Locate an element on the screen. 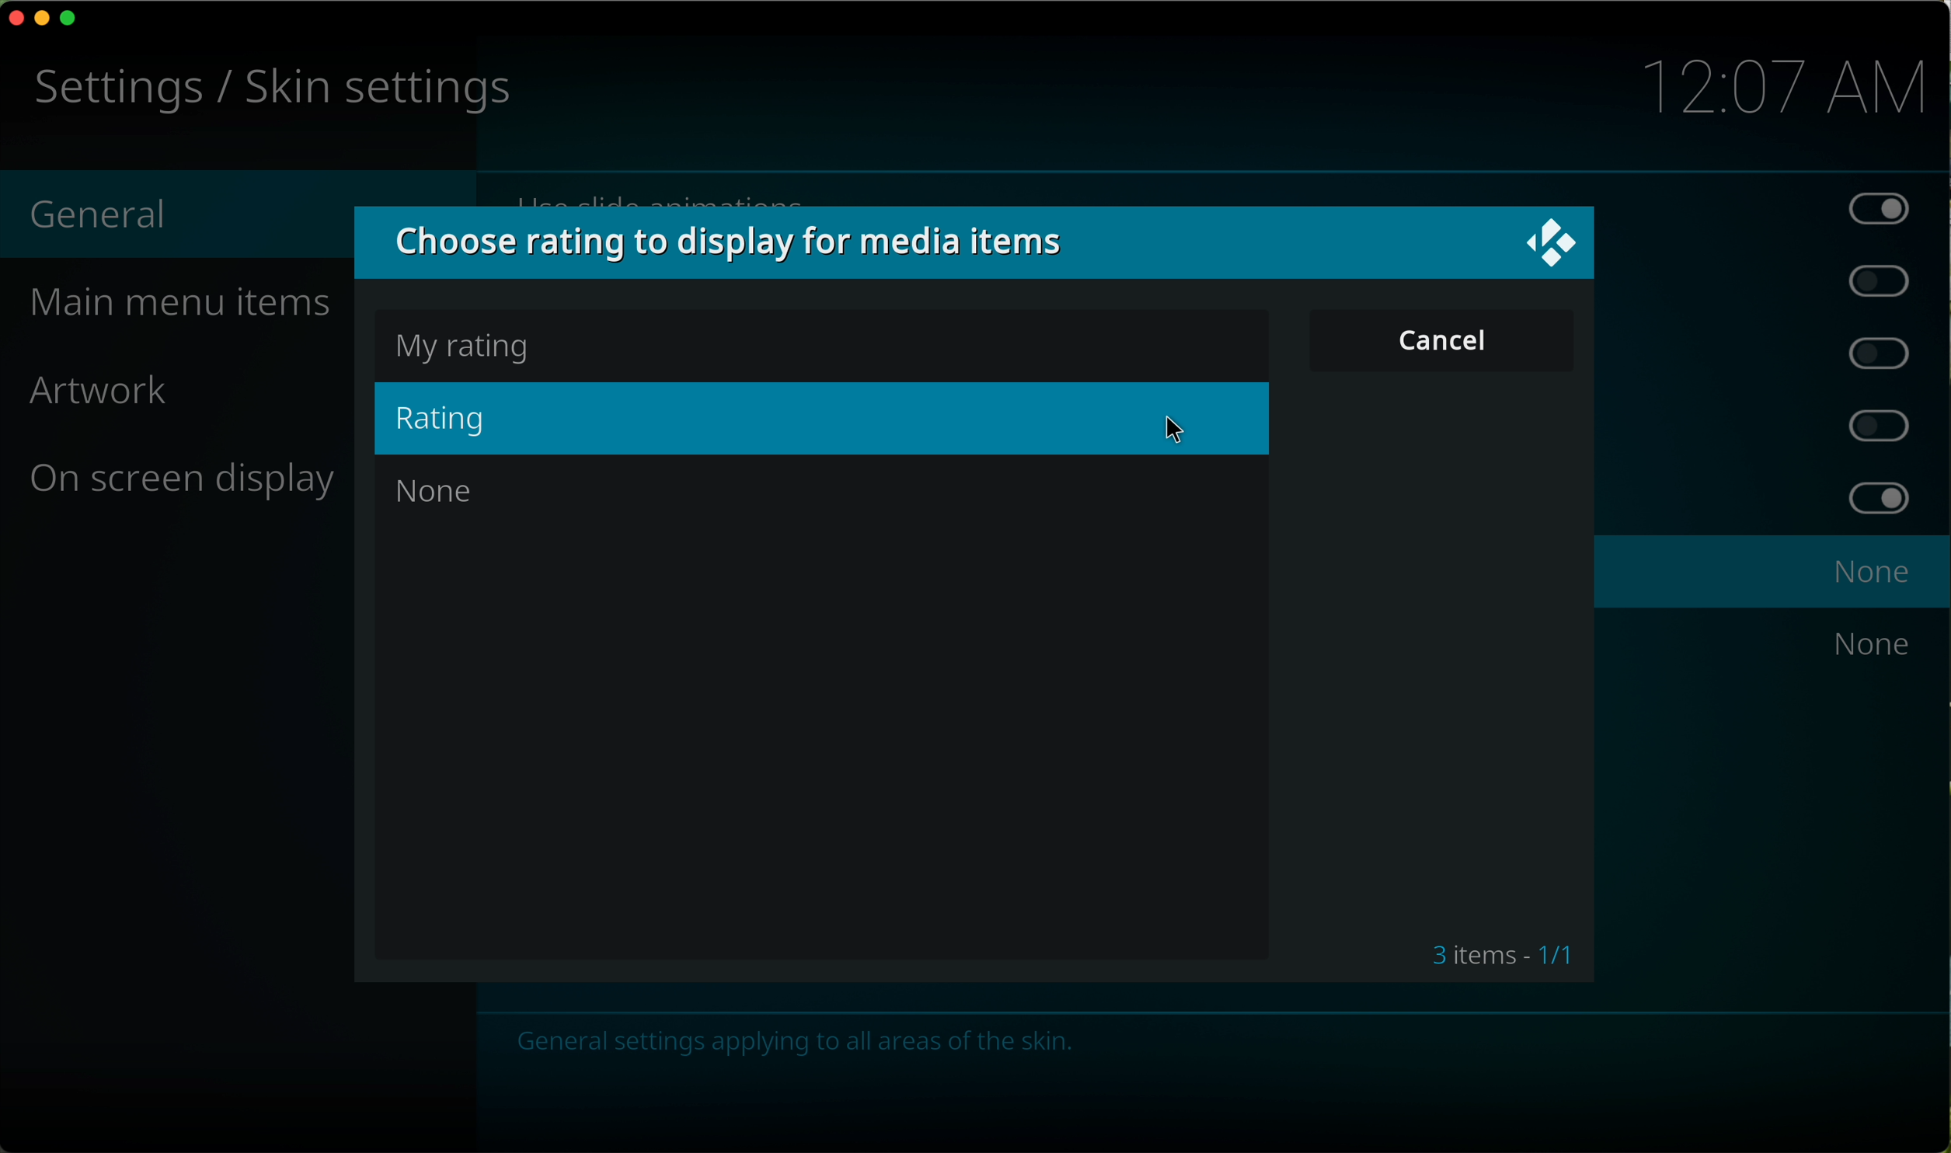 The image size is (1951, 1153). show weather info in top bar is located at coordinates (1880, 428).